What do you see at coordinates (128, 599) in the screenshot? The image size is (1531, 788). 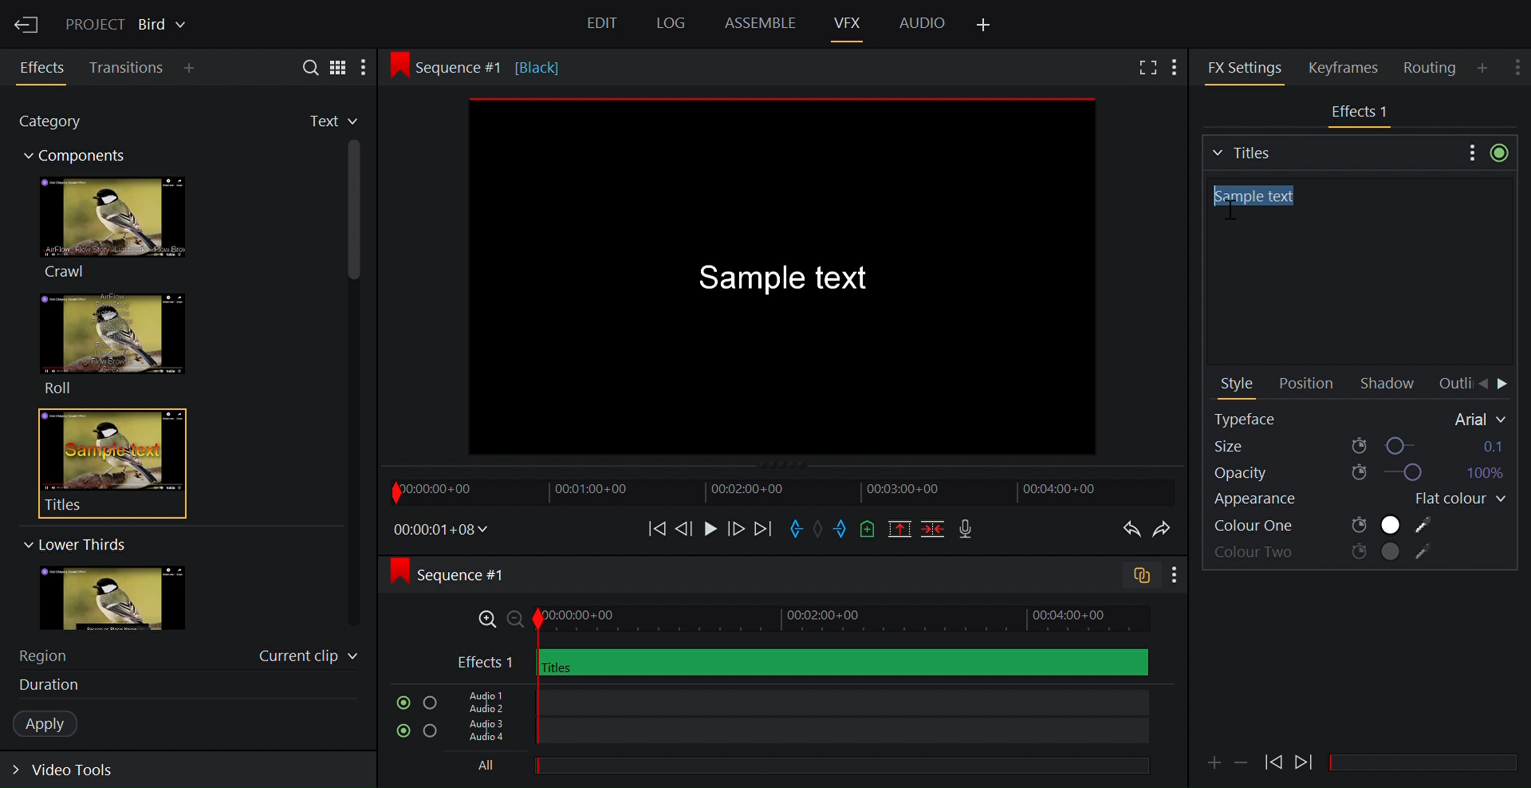 I see `image` at bounding box center [128, 599].